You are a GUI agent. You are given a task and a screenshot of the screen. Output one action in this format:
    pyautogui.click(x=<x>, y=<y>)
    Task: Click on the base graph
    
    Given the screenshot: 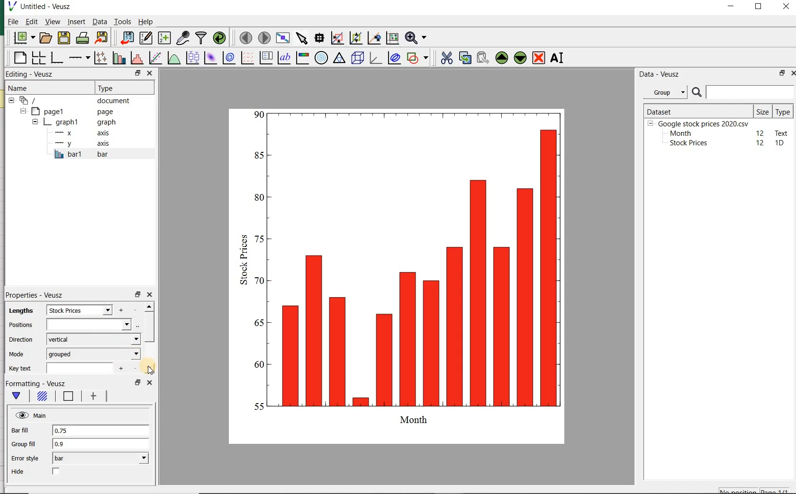 What is the action you would take?
    pyautogui.click(x=56, y=58)
    